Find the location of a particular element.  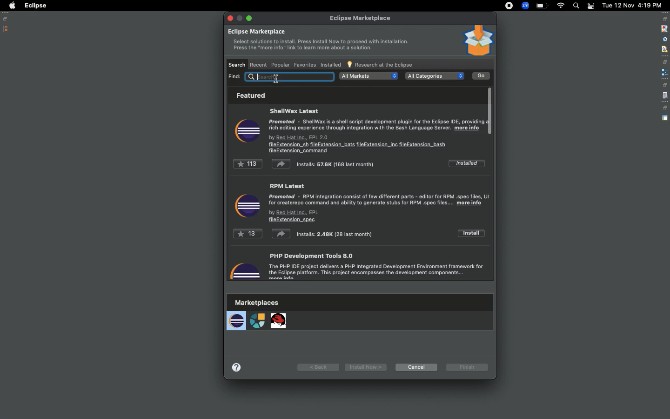

all markets is located at coordinates (369, 76).